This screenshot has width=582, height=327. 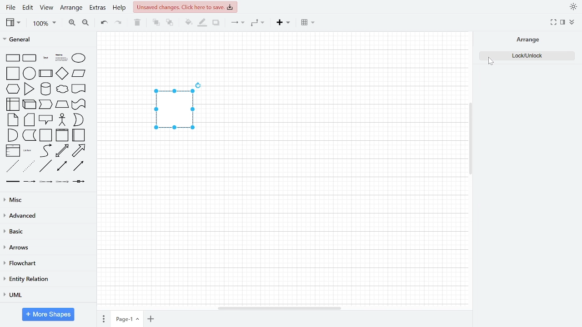 I want to click on data storage, so click(x=30, y=135).